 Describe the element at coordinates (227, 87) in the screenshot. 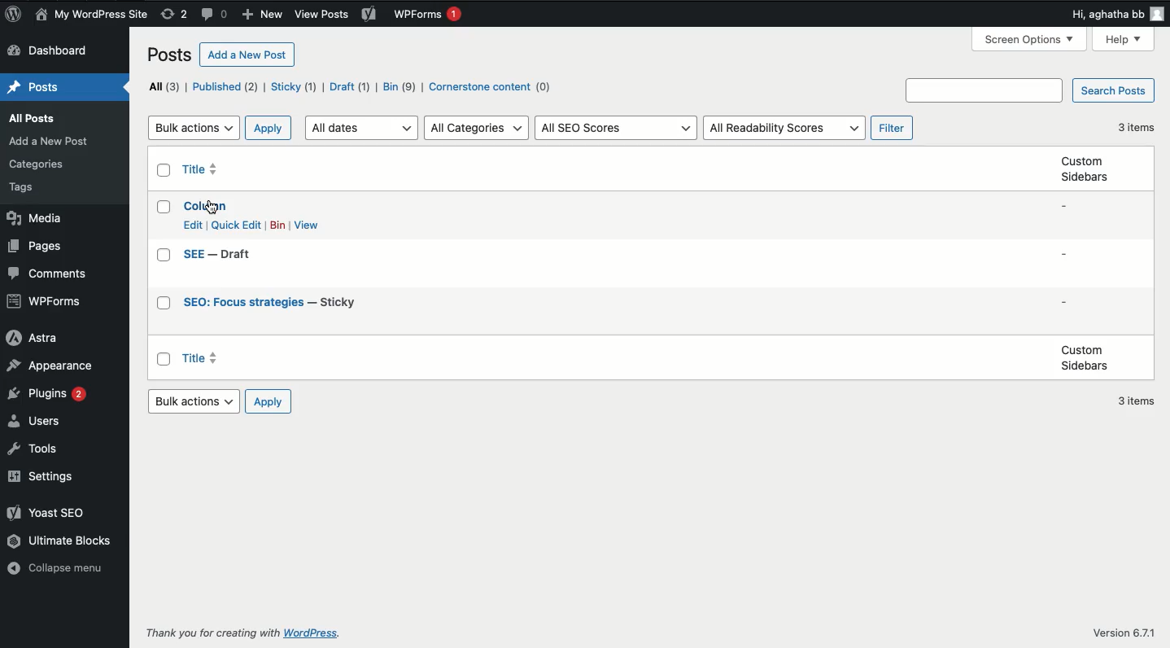

I see `Published` at that location.